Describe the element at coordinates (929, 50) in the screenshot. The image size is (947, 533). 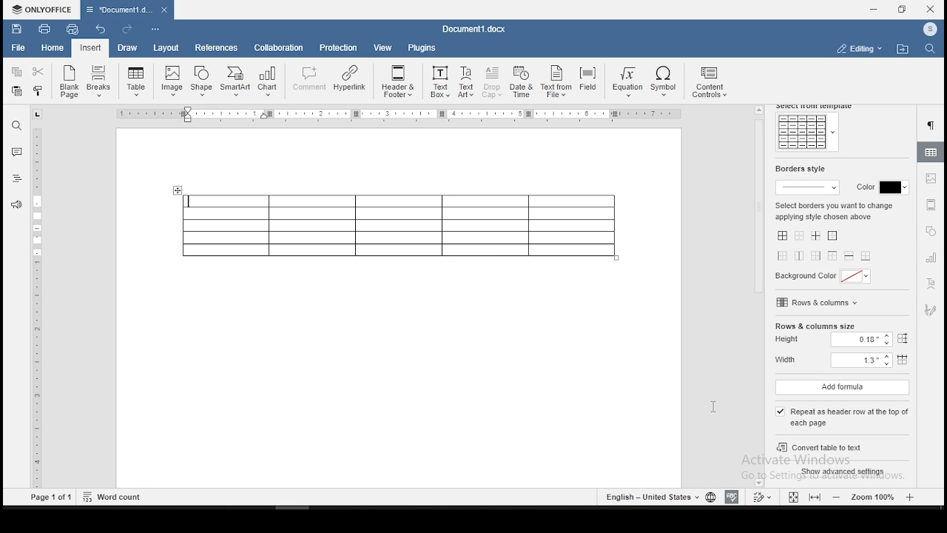
I see `find` at that location.